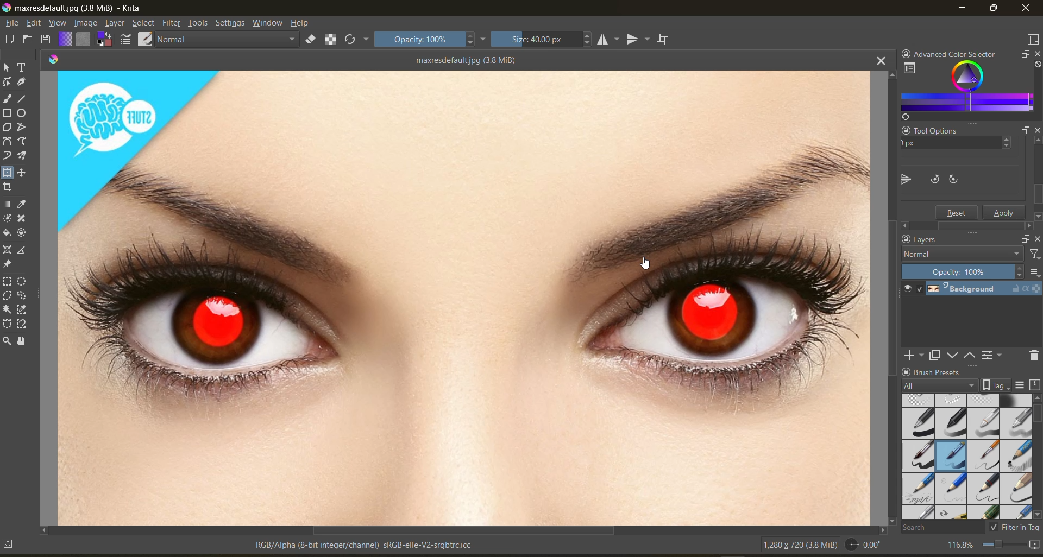 The image size is (1043, 557). What do you see at coordinates (77, 9) in the screenshot?
I see `app name and file name` at bounding box center [77, 9].